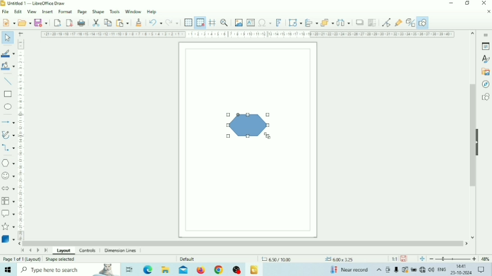  I want to click on Controls, so click(88, 251).